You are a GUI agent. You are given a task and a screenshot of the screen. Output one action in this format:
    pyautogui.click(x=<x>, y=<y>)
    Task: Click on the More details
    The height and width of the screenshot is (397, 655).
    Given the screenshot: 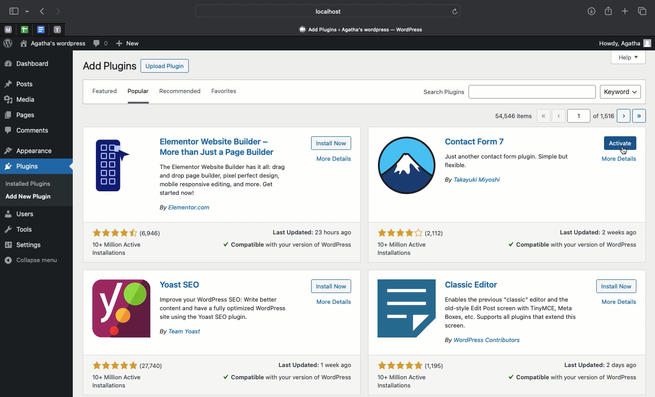 What is the action you would take?
    pyautogui.click(x=287, y=238)
    